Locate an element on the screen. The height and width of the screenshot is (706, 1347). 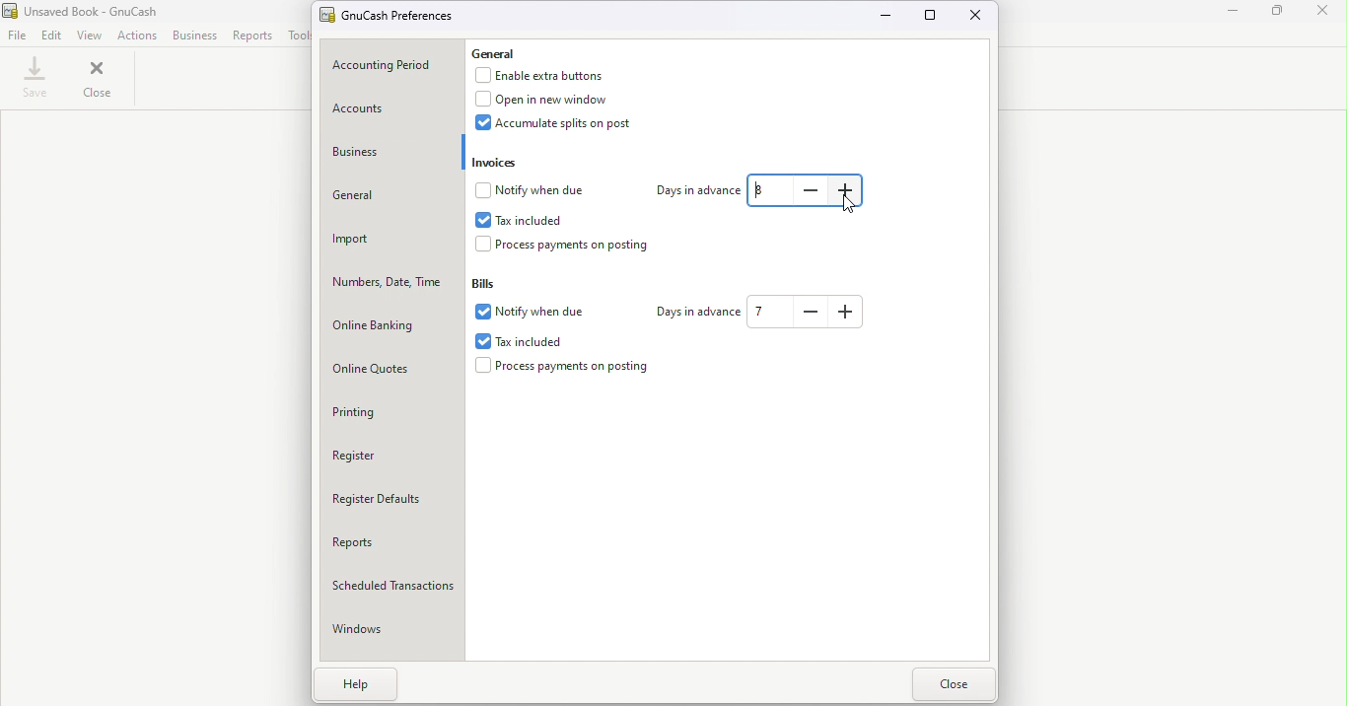
Save is located at coordinates (33, 81).